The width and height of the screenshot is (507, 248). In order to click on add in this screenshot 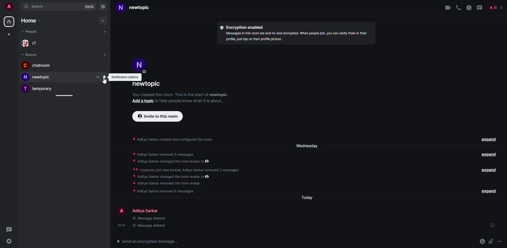, I will do `click(105, 31)`.